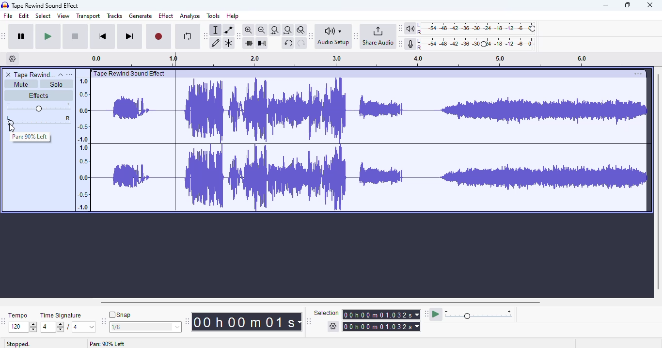 The height and width of the screenshot is (348, 662). What do you see at coordinates (56, 84) in the screenshot?
I see `solo` at bounding box center [56, 84].